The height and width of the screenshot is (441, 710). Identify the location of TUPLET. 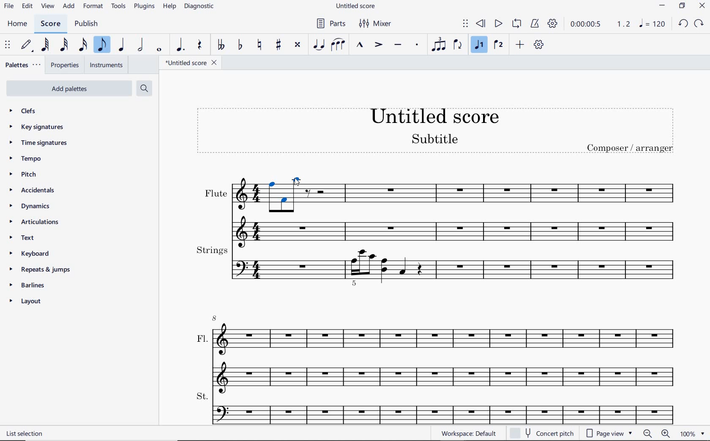
(438, 44).